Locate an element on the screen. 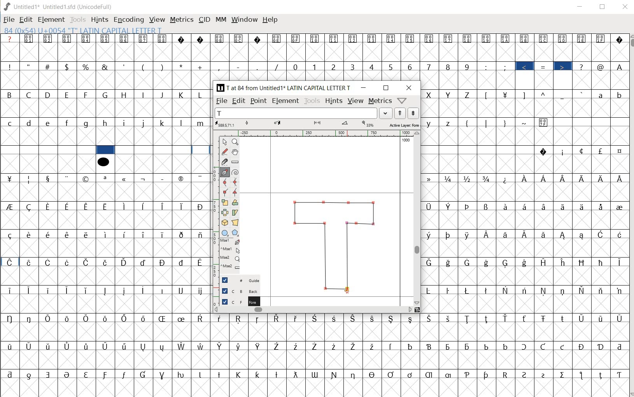  minimize is located at coordinates (580, 7).